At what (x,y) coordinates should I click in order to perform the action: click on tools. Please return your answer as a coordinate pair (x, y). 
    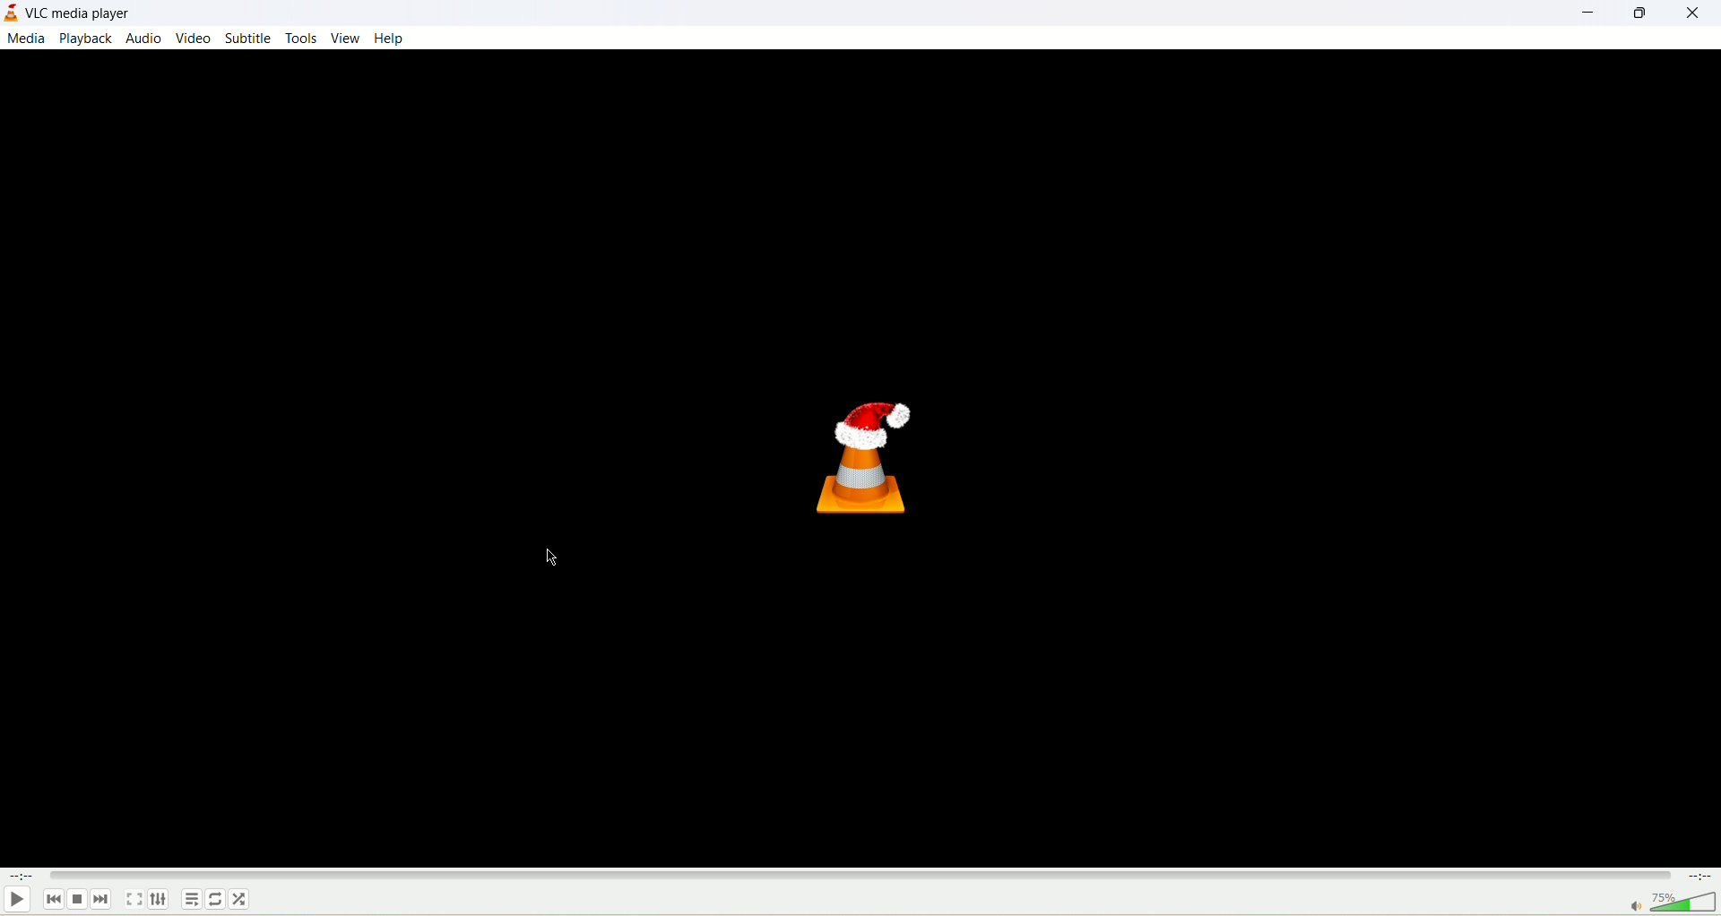
    Looking at the image, I should click on (301, 38).